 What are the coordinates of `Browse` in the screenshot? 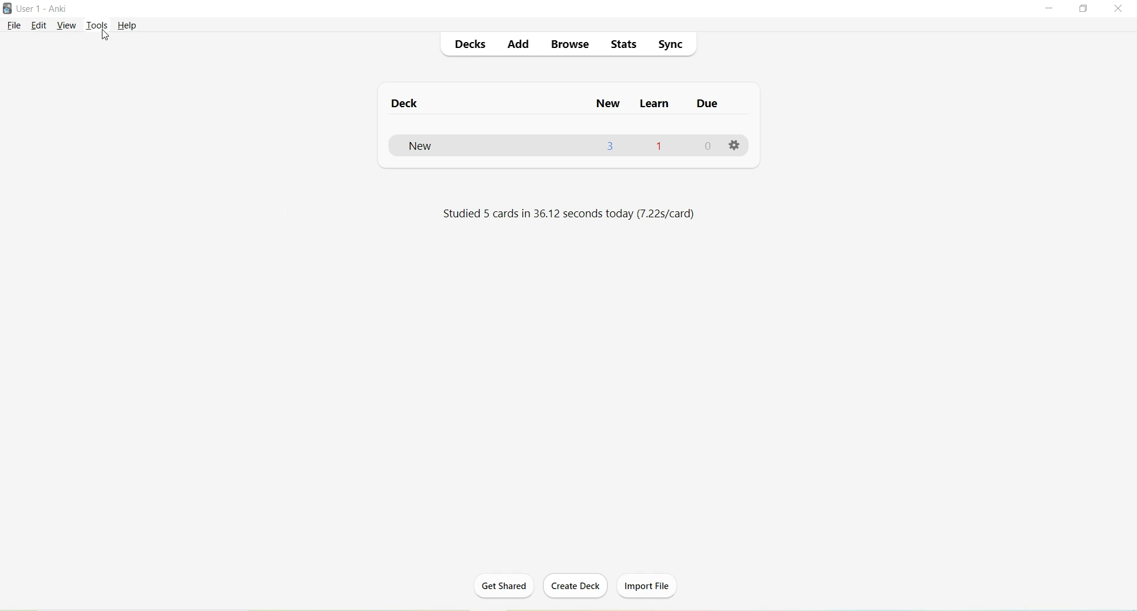 It's located at (571, 44).